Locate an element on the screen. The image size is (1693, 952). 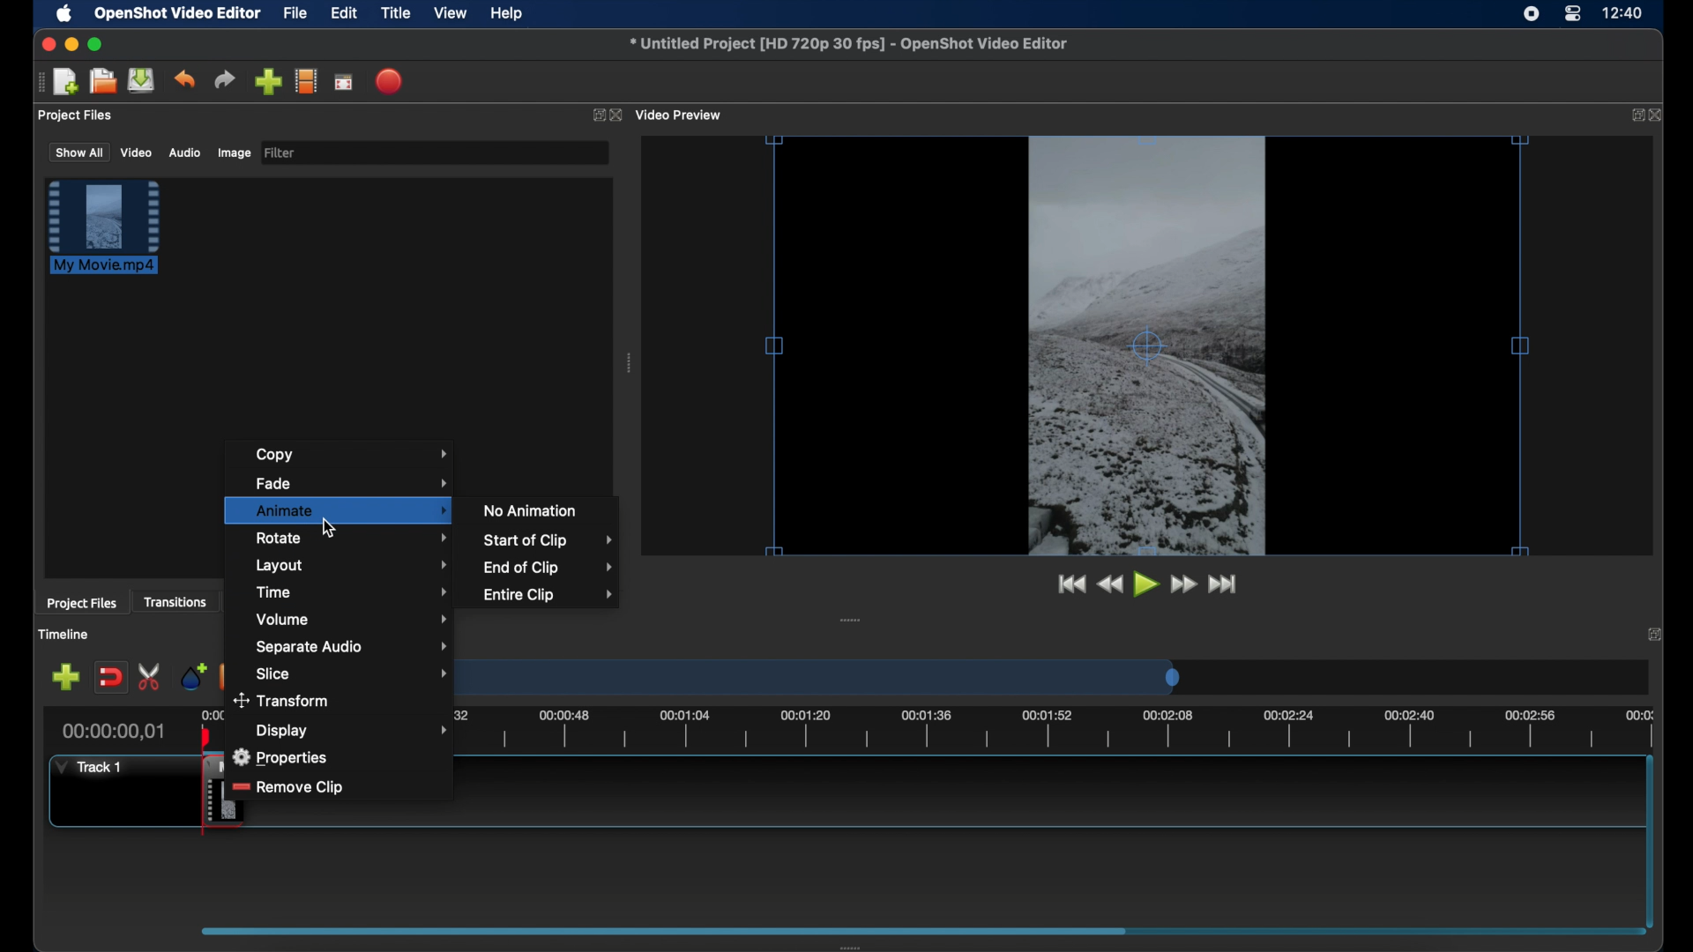
transform is located at coordinates (286, 701).